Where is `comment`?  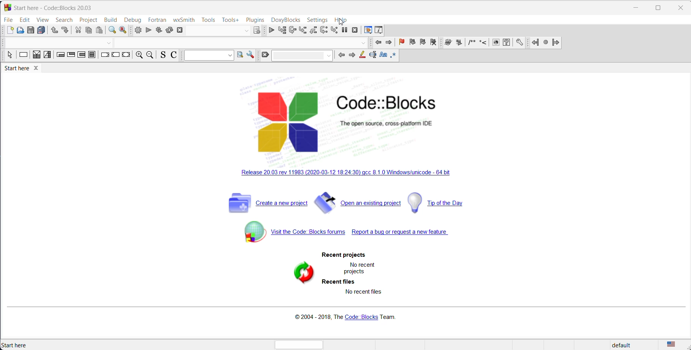 comment is located at coordinates (484, 43).